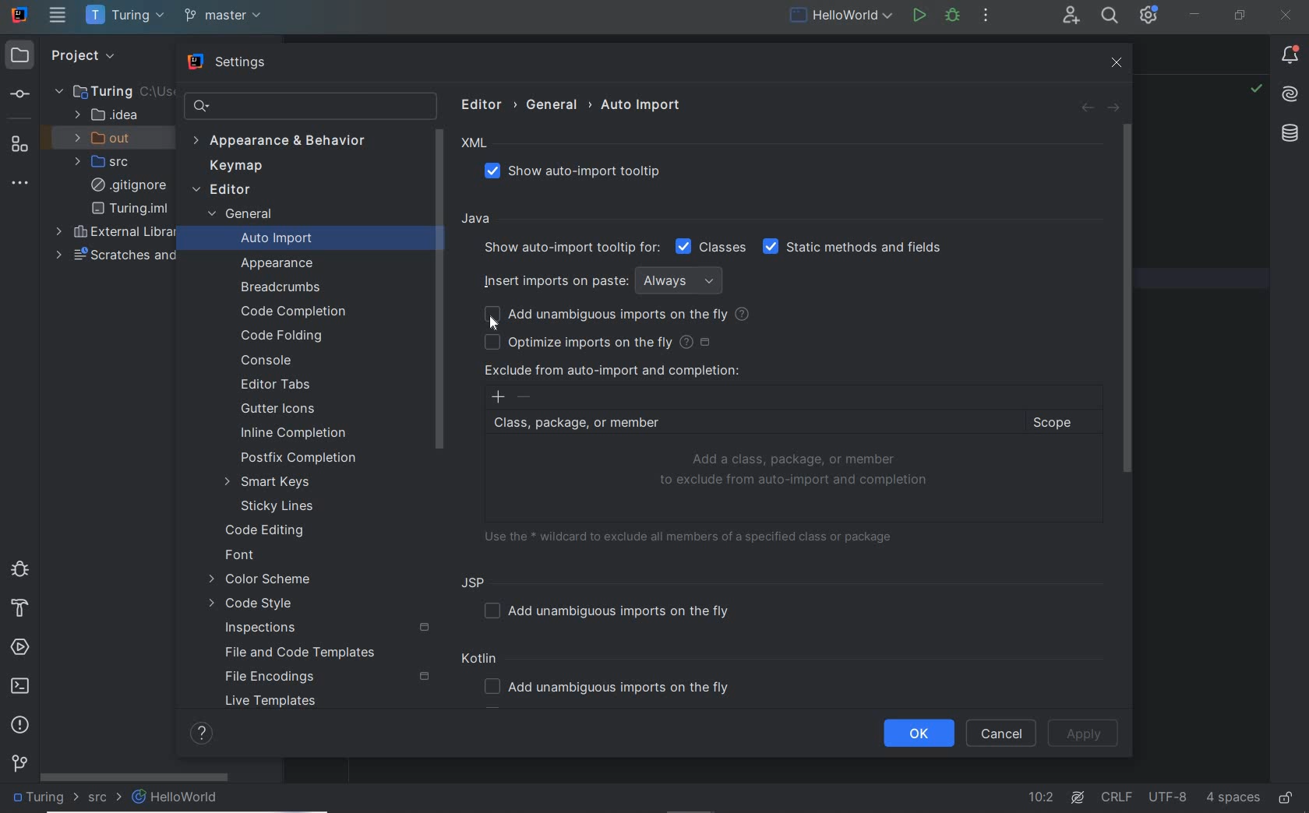 This screenshot has width=1309, height=813. I want to click on ADD UNAMBIGUOUS IMPORTS ON THE FLY, so click(614, 315).